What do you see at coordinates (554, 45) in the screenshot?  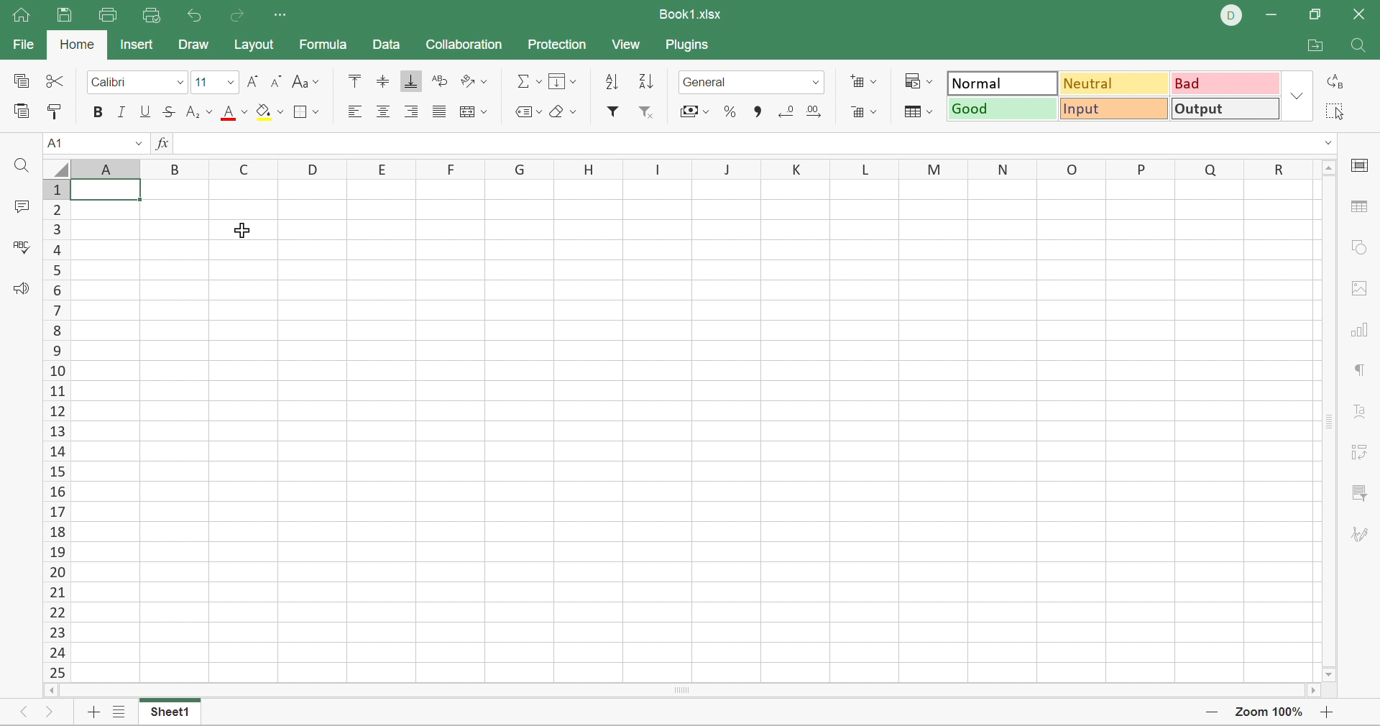 I see `Protection` at bounding box center [554, 45].